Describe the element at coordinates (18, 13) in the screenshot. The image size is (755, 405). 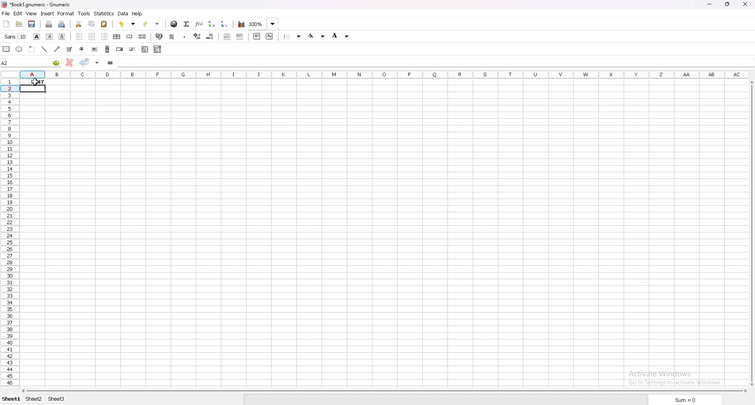
I see `edit` at that location.